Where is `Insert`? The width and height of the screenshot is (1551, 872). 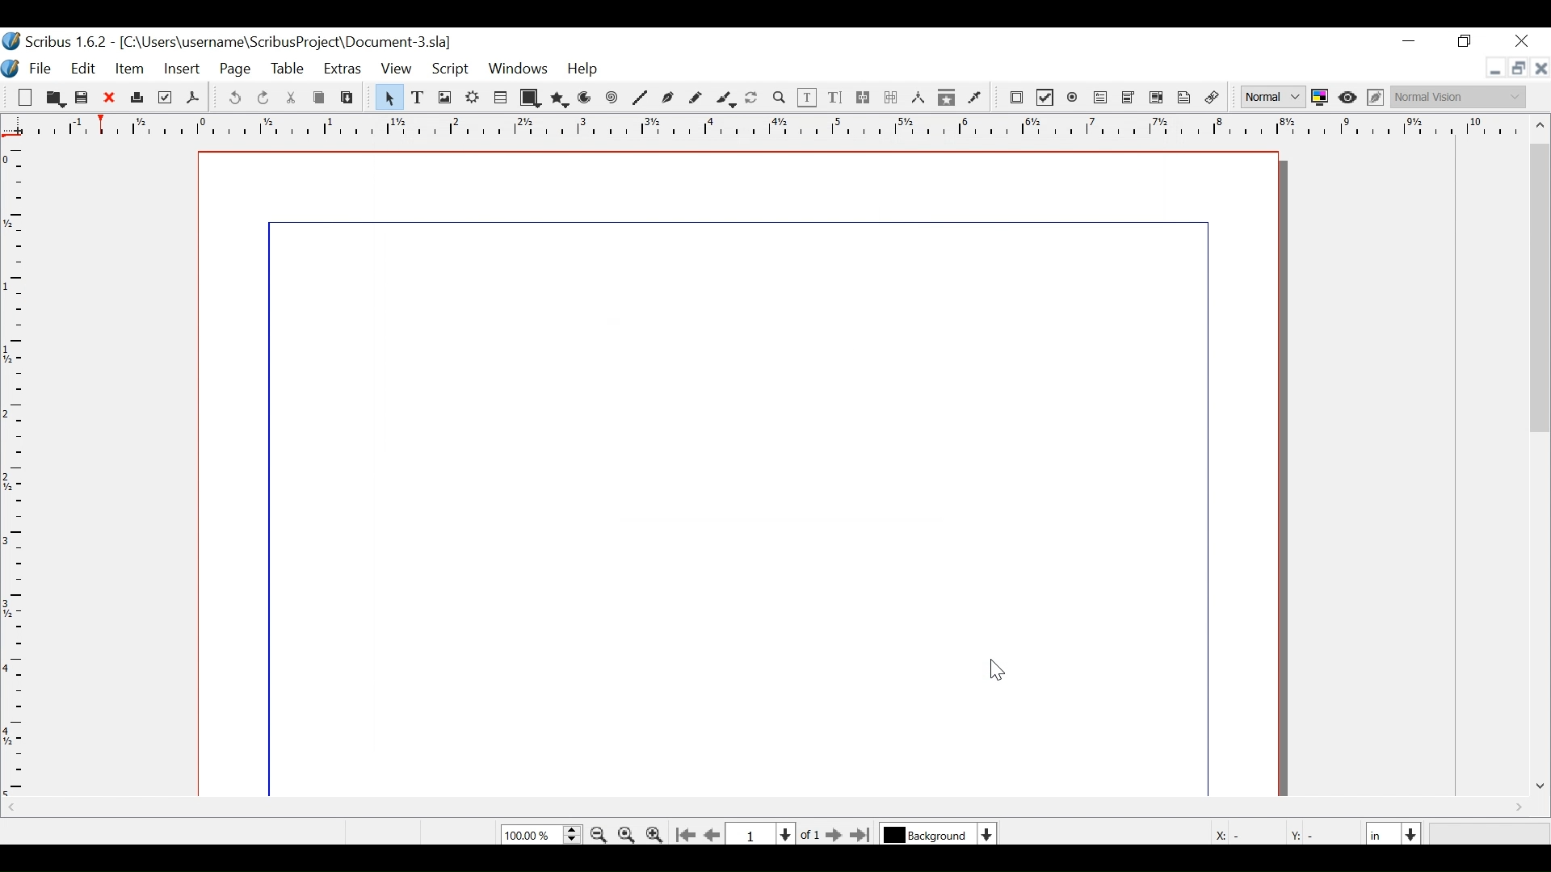
Insert is located at coordinates (181, 69).